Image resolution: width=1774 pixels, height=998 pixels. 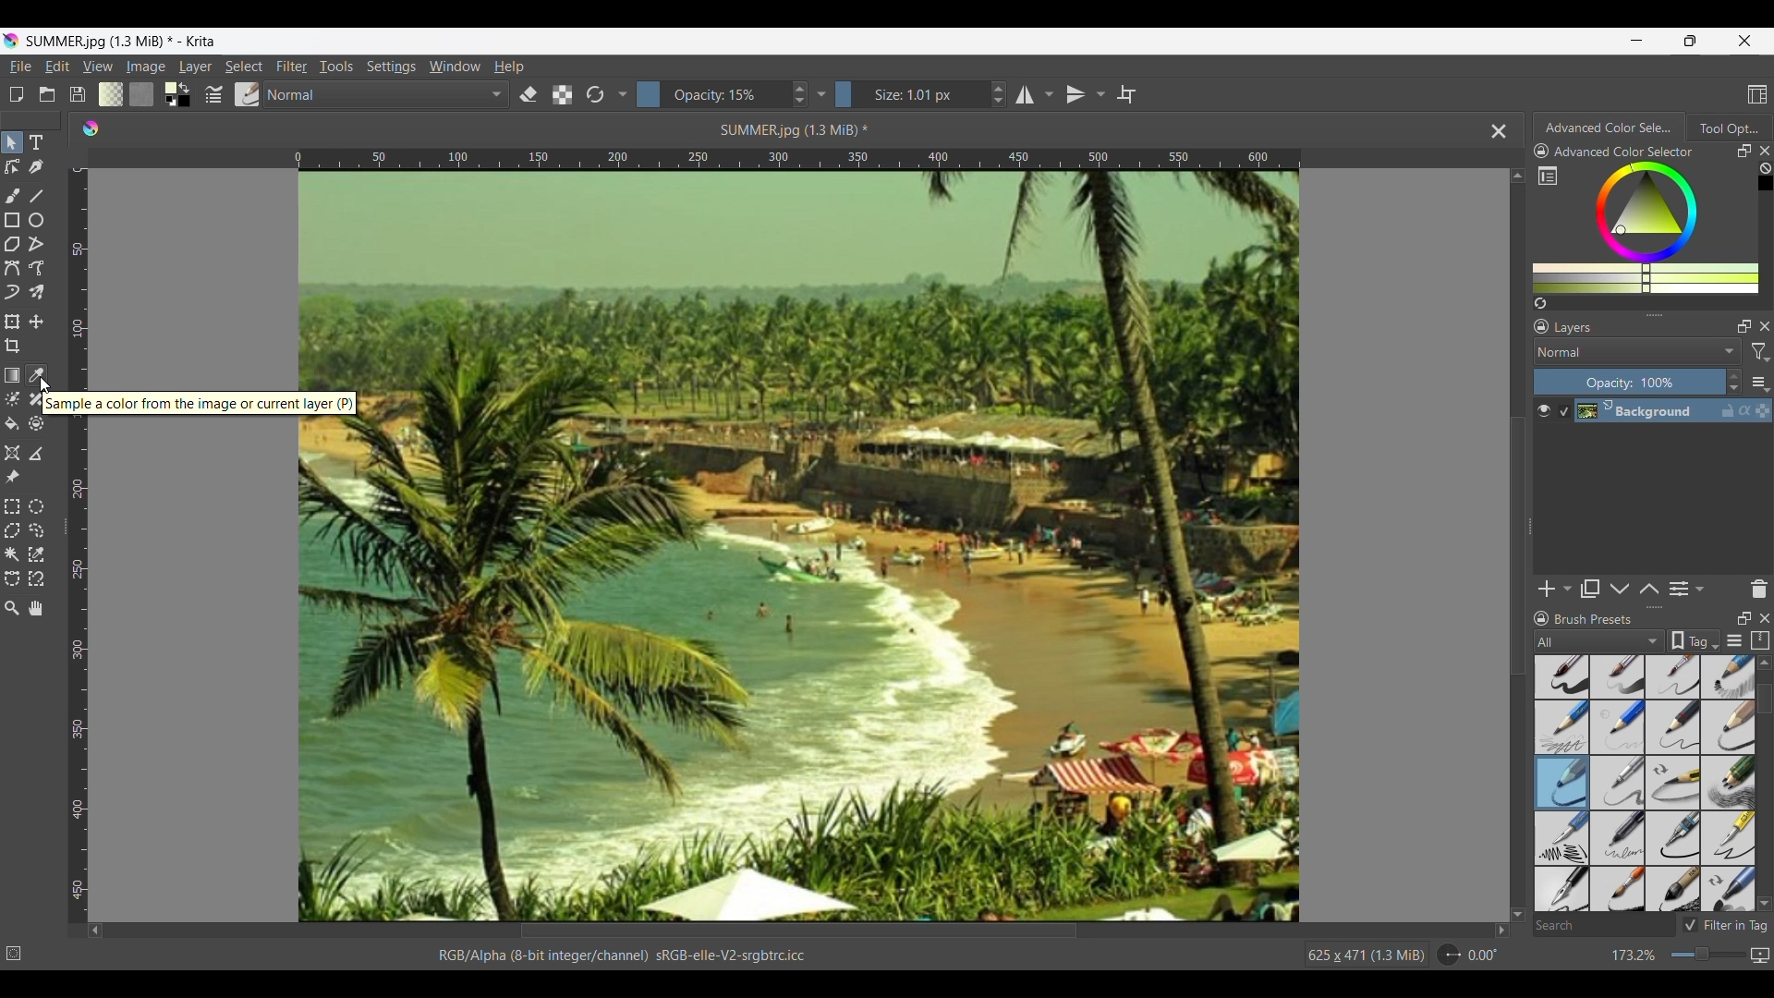 I want to click on Set erase mode, so click(x=529, y=95).